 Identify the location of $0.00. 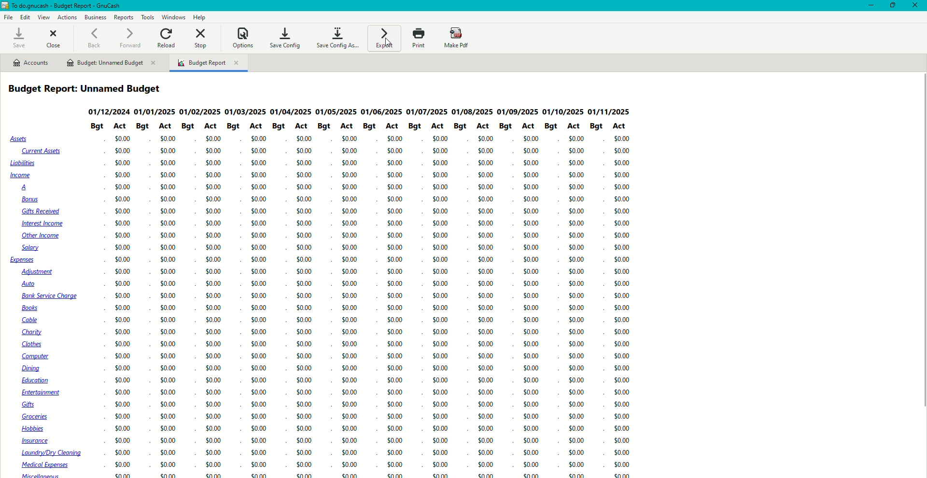
(396, 163).